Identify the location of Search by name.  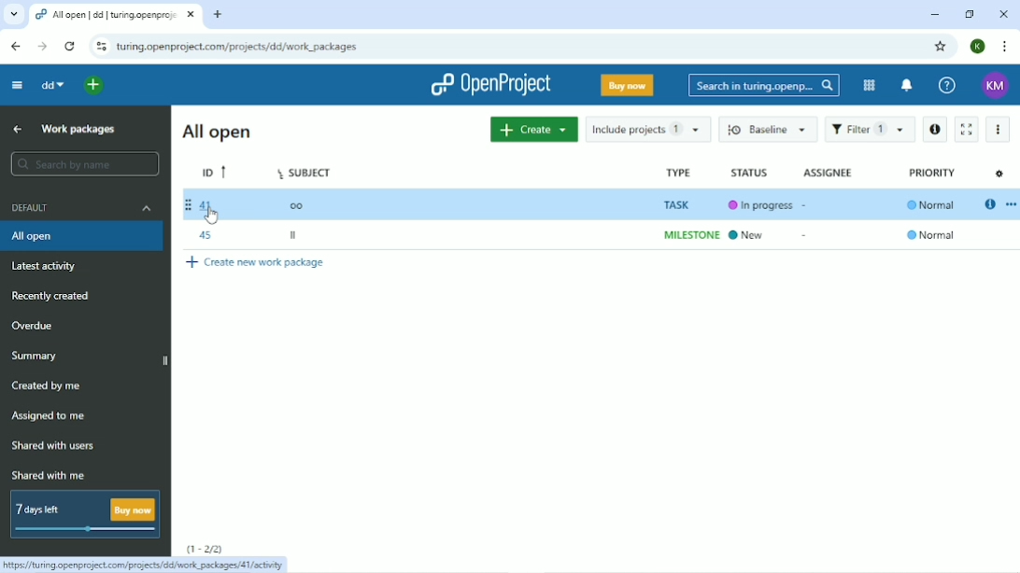
(83, 164).